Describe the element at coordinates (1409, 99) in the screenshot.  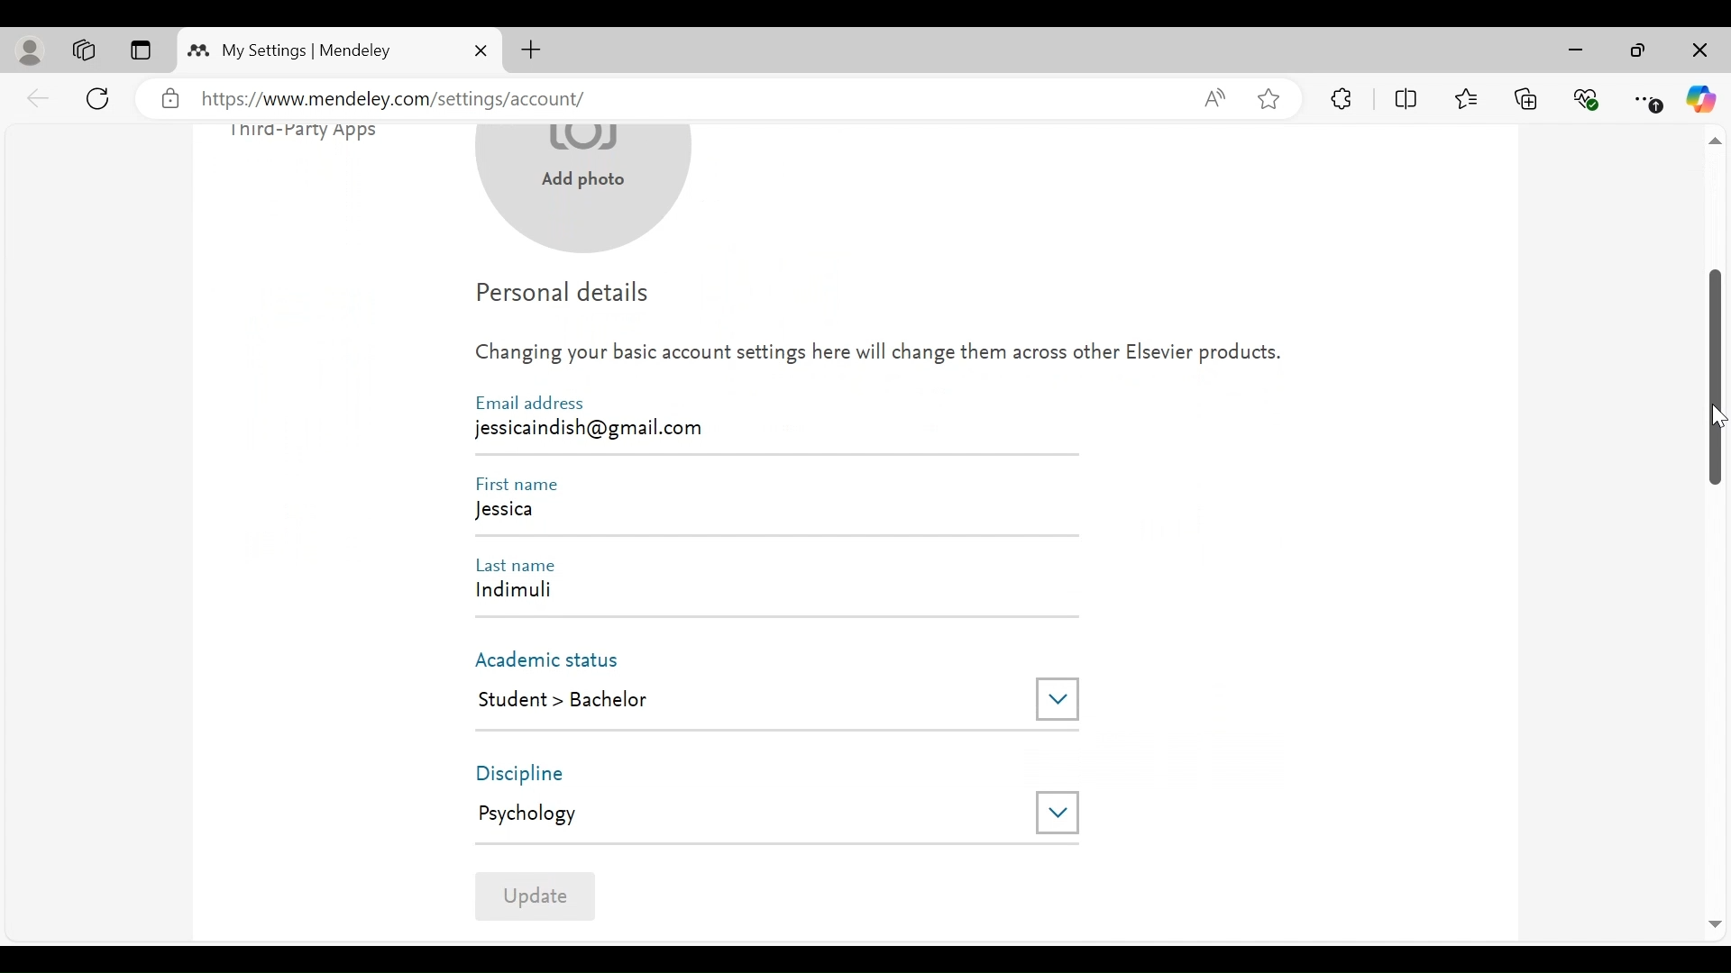
I see `Split Screen` at that location.